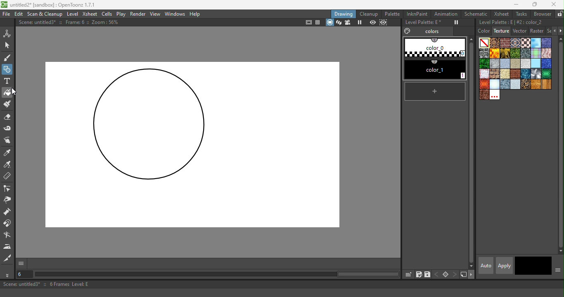  I want to click on Select the current frame, so click(25, 275).